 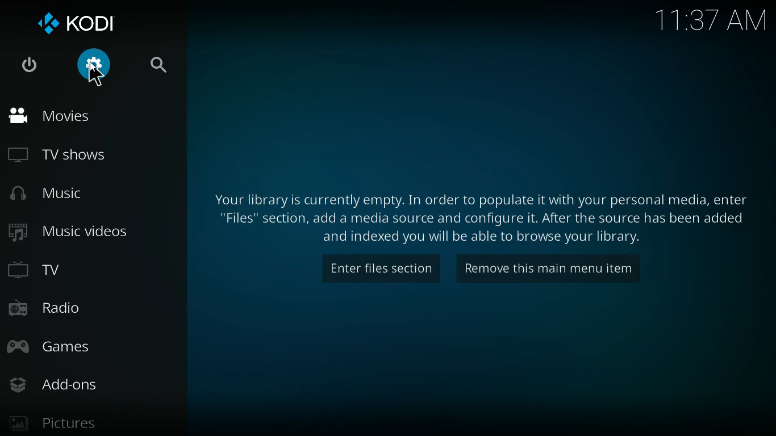 What do you see at coordinates (69, 387) in the screenshot?
I see `add-ons` at bounding box center [69, 387].